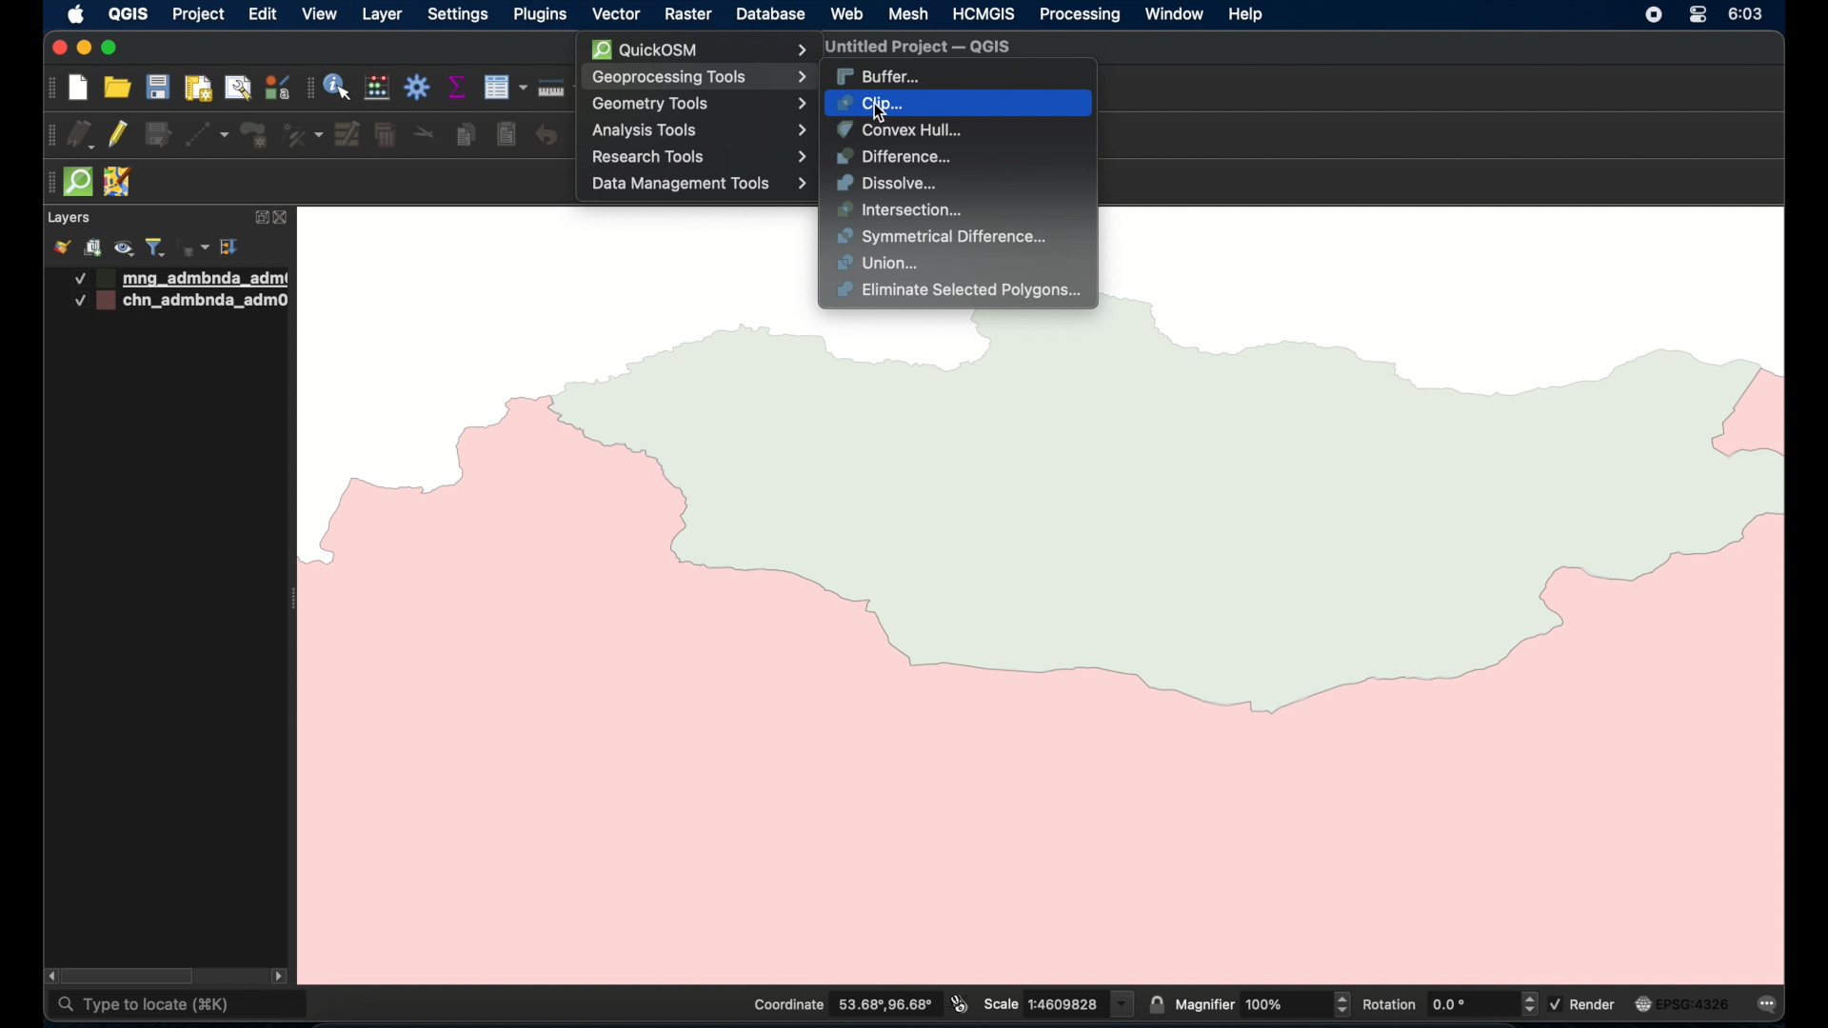 This screenshot has height=1028, width=1828. I want to click on render, so click(1585, 1003).